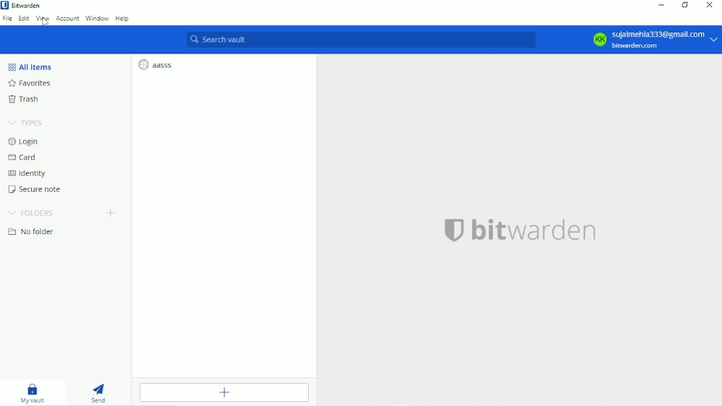 This screenshot has width=722, height=406. I want to click on Types, so click(26, 123).